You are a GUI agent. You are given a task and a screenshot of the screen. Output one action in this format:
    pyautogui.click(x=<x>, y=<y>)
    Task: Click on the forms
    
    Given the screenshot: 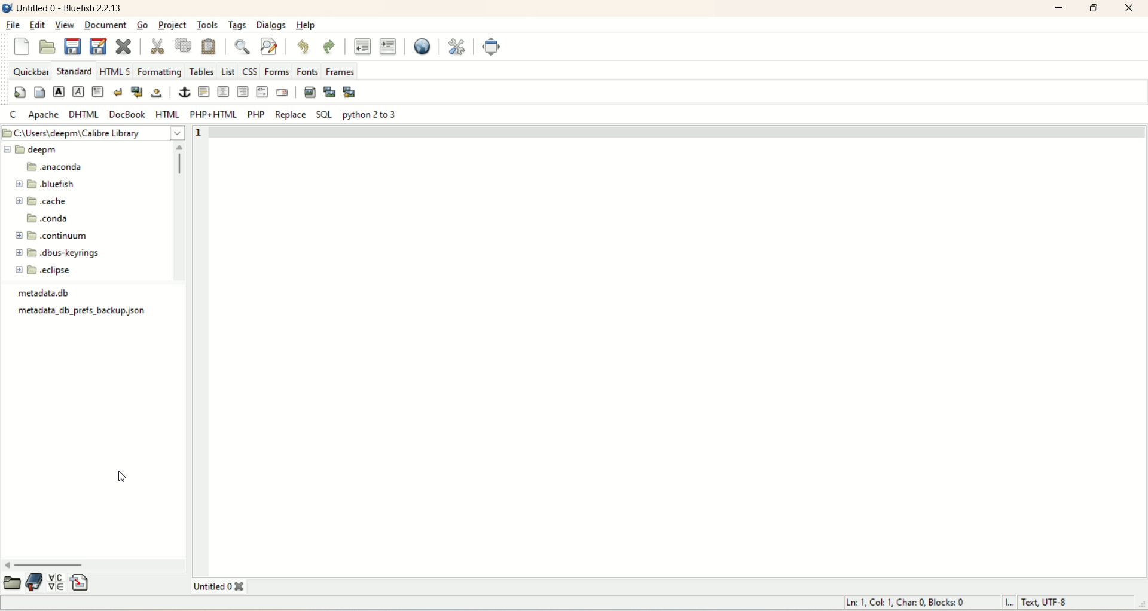 What is the action you would take?
    pyautogui.click(x=278, y=71)
    